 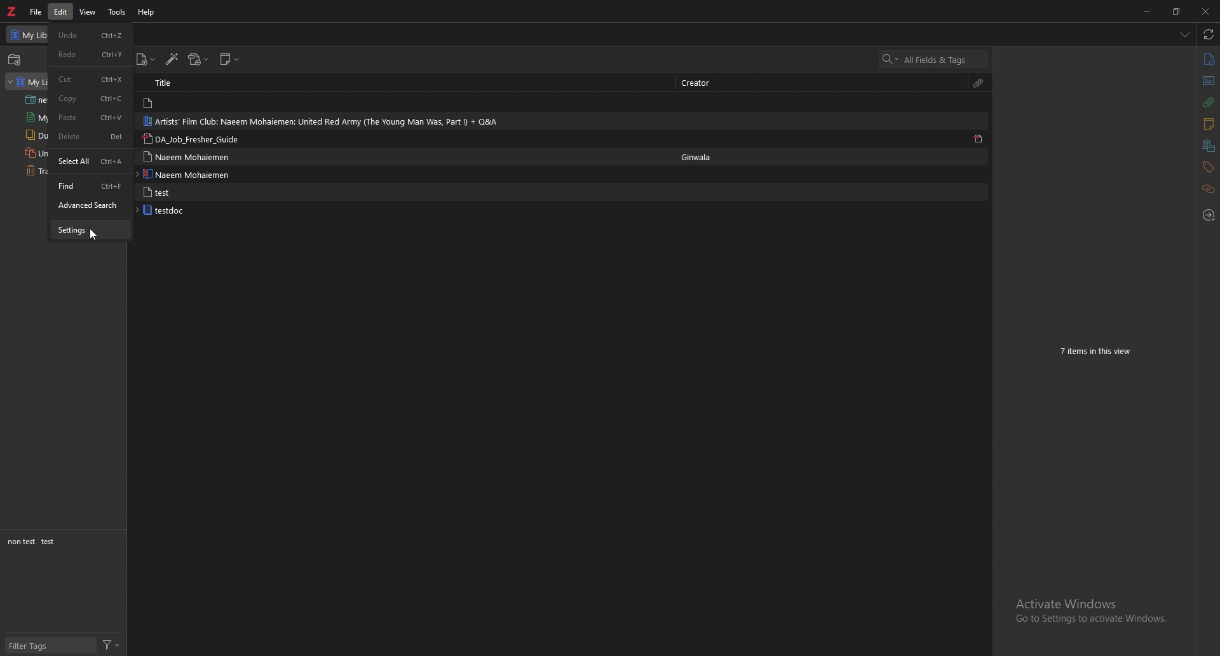 I want to click on sync with zotero.org, so click(x=1207, y=34).